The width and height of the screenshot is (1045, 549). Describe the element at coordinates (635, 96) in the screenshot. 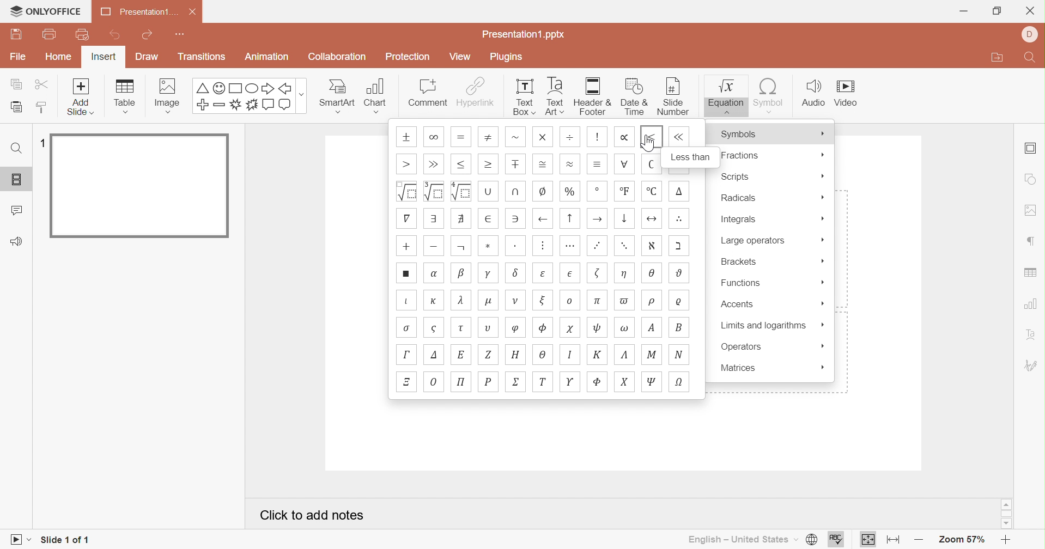

I see `Date & Time` at that location.